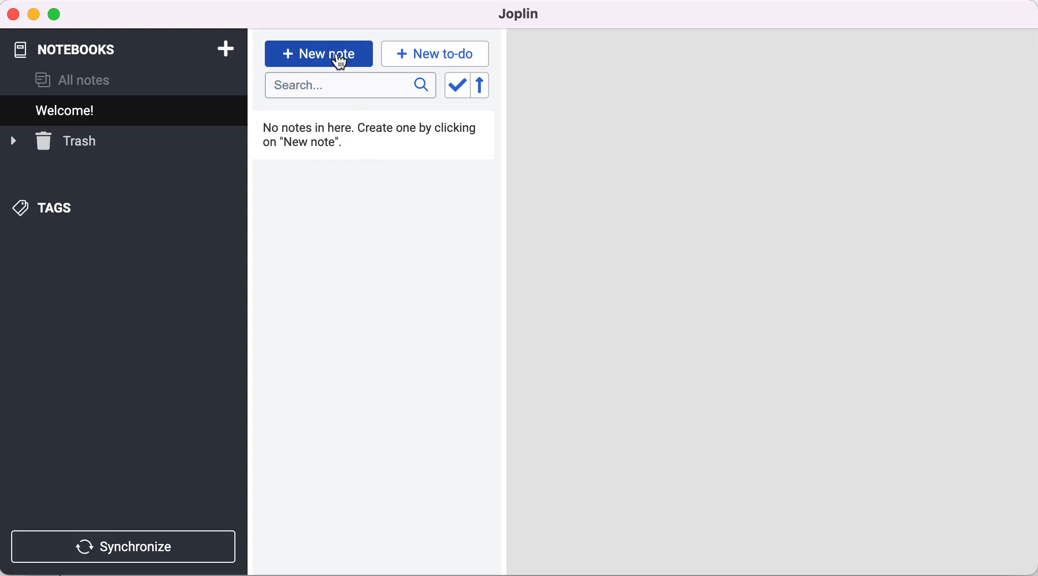  I want to click on No notes in here. Create one by clicking on "New note"., so click(375, 141).